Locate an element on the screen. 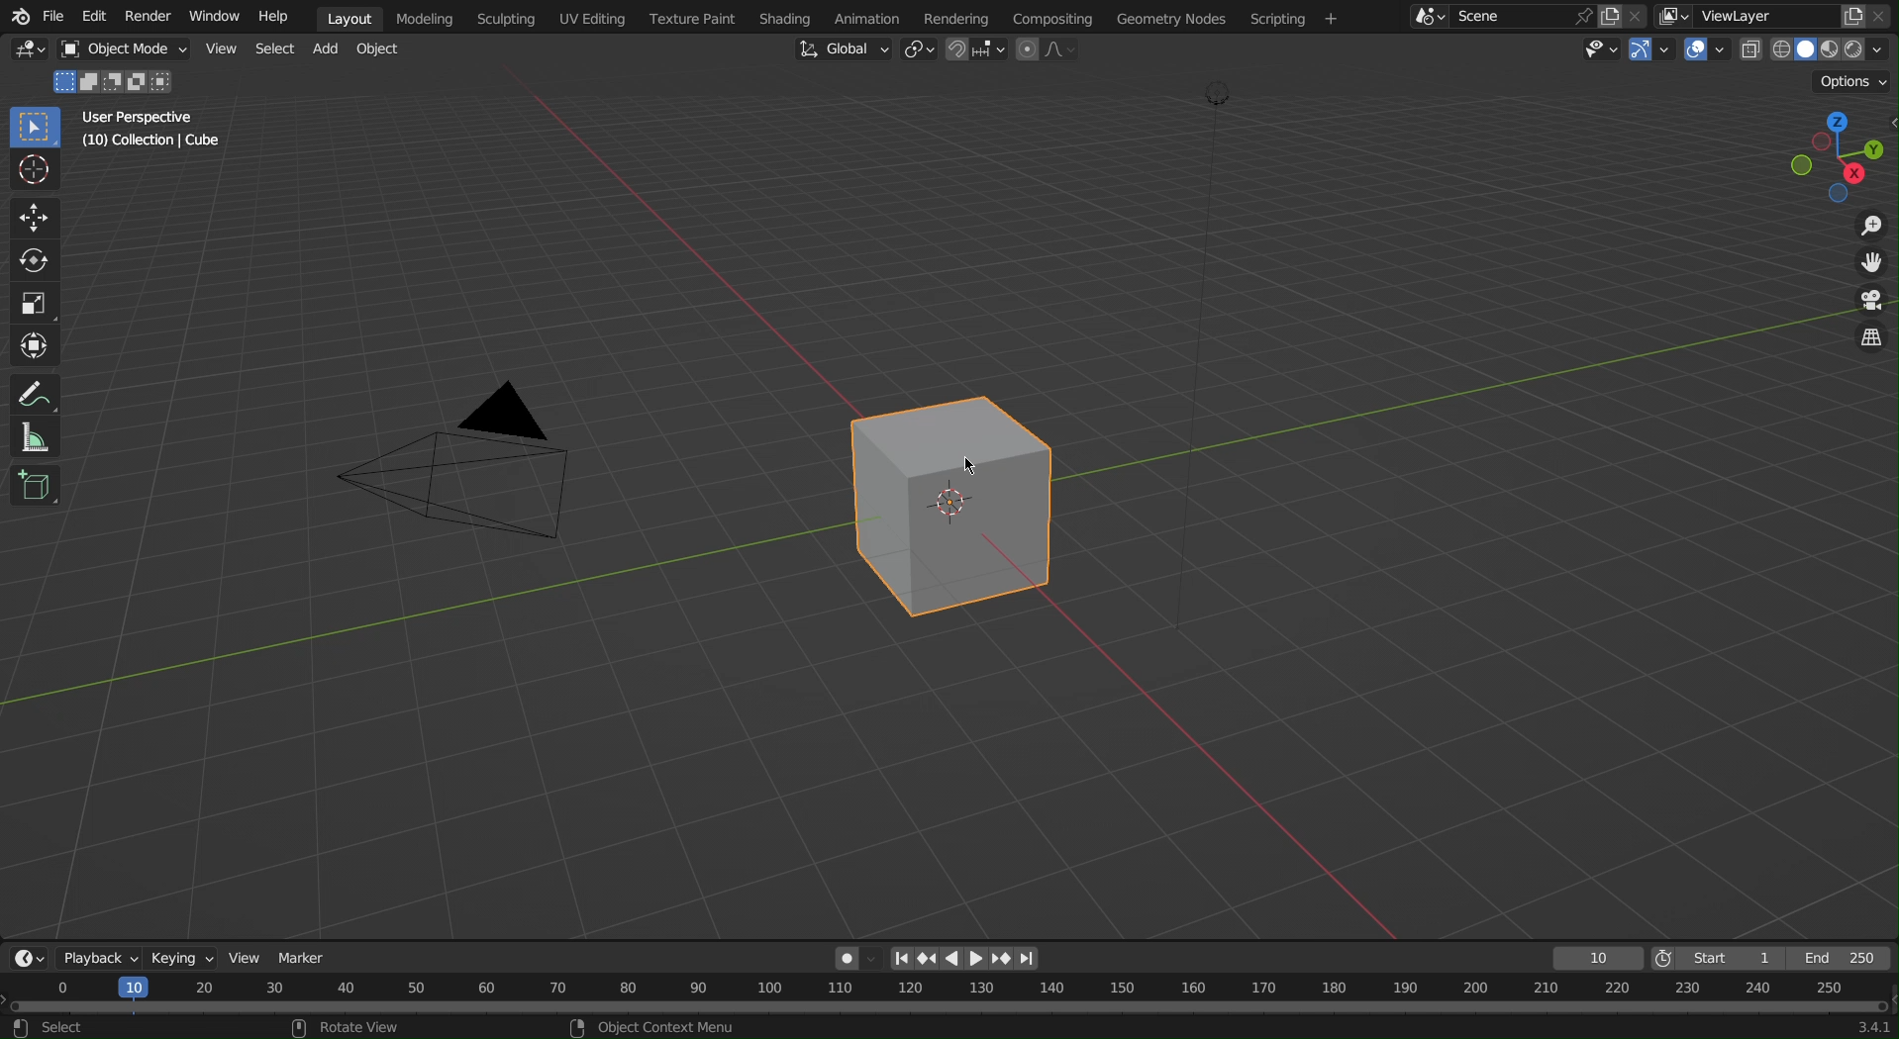 Image resolution: width=1899 pixels, height=1039 pixels. Start is located at coordinates (1717, 959).